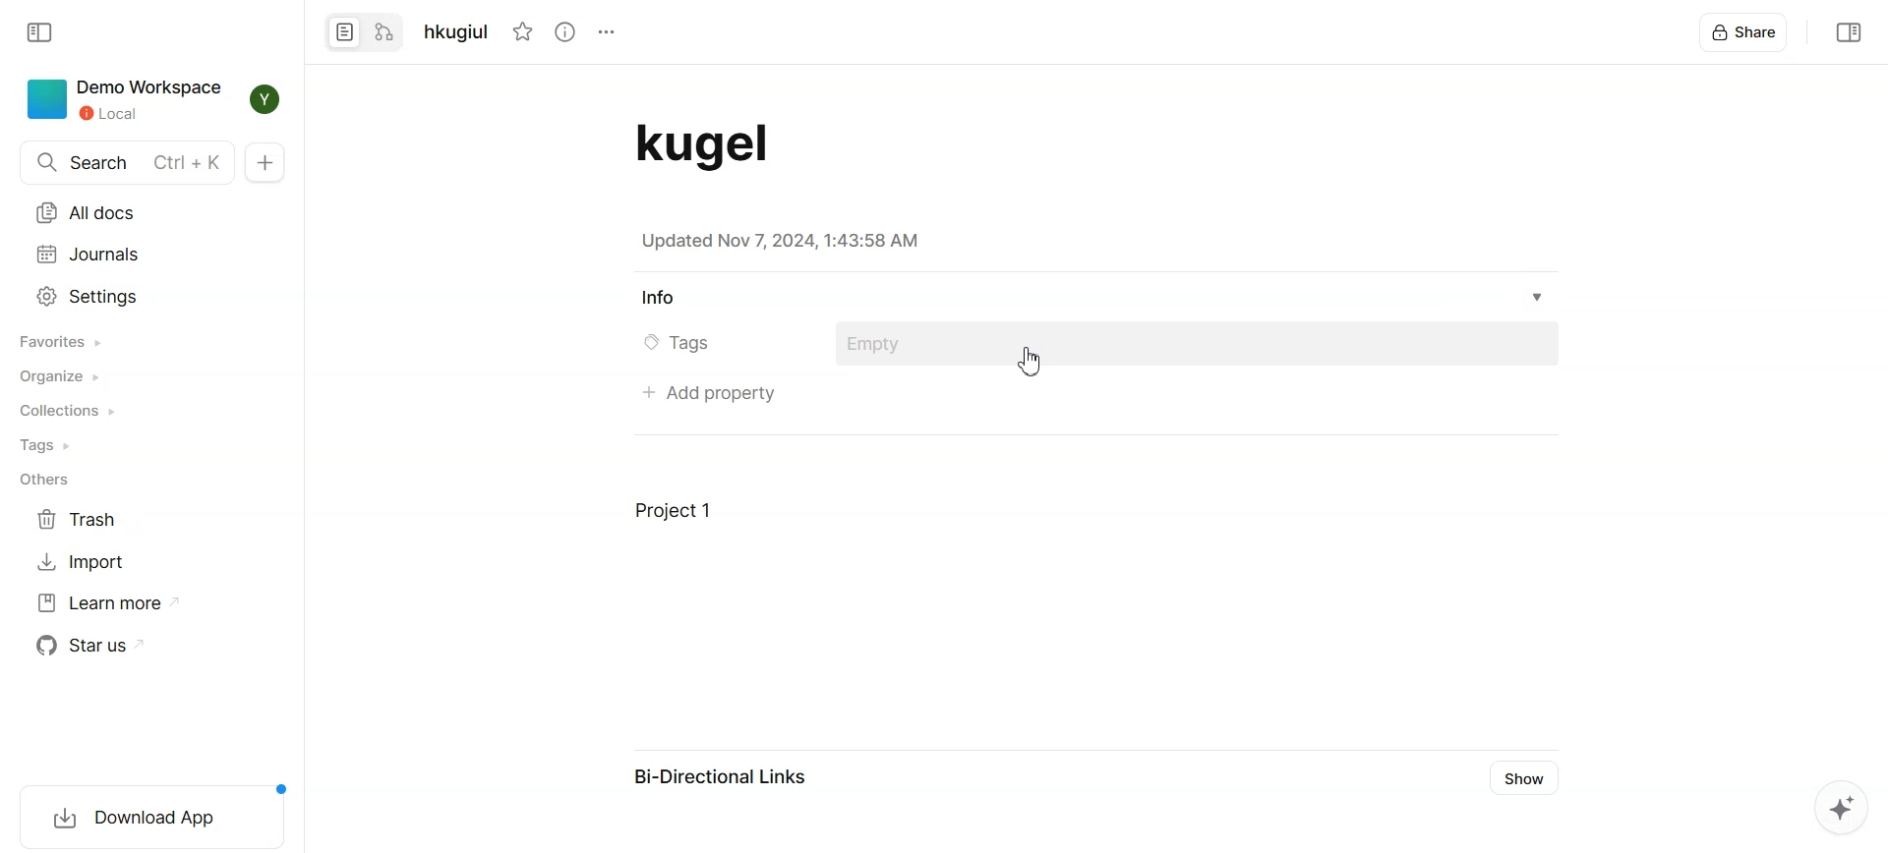  I want to click on Settings, so click(89, 296).